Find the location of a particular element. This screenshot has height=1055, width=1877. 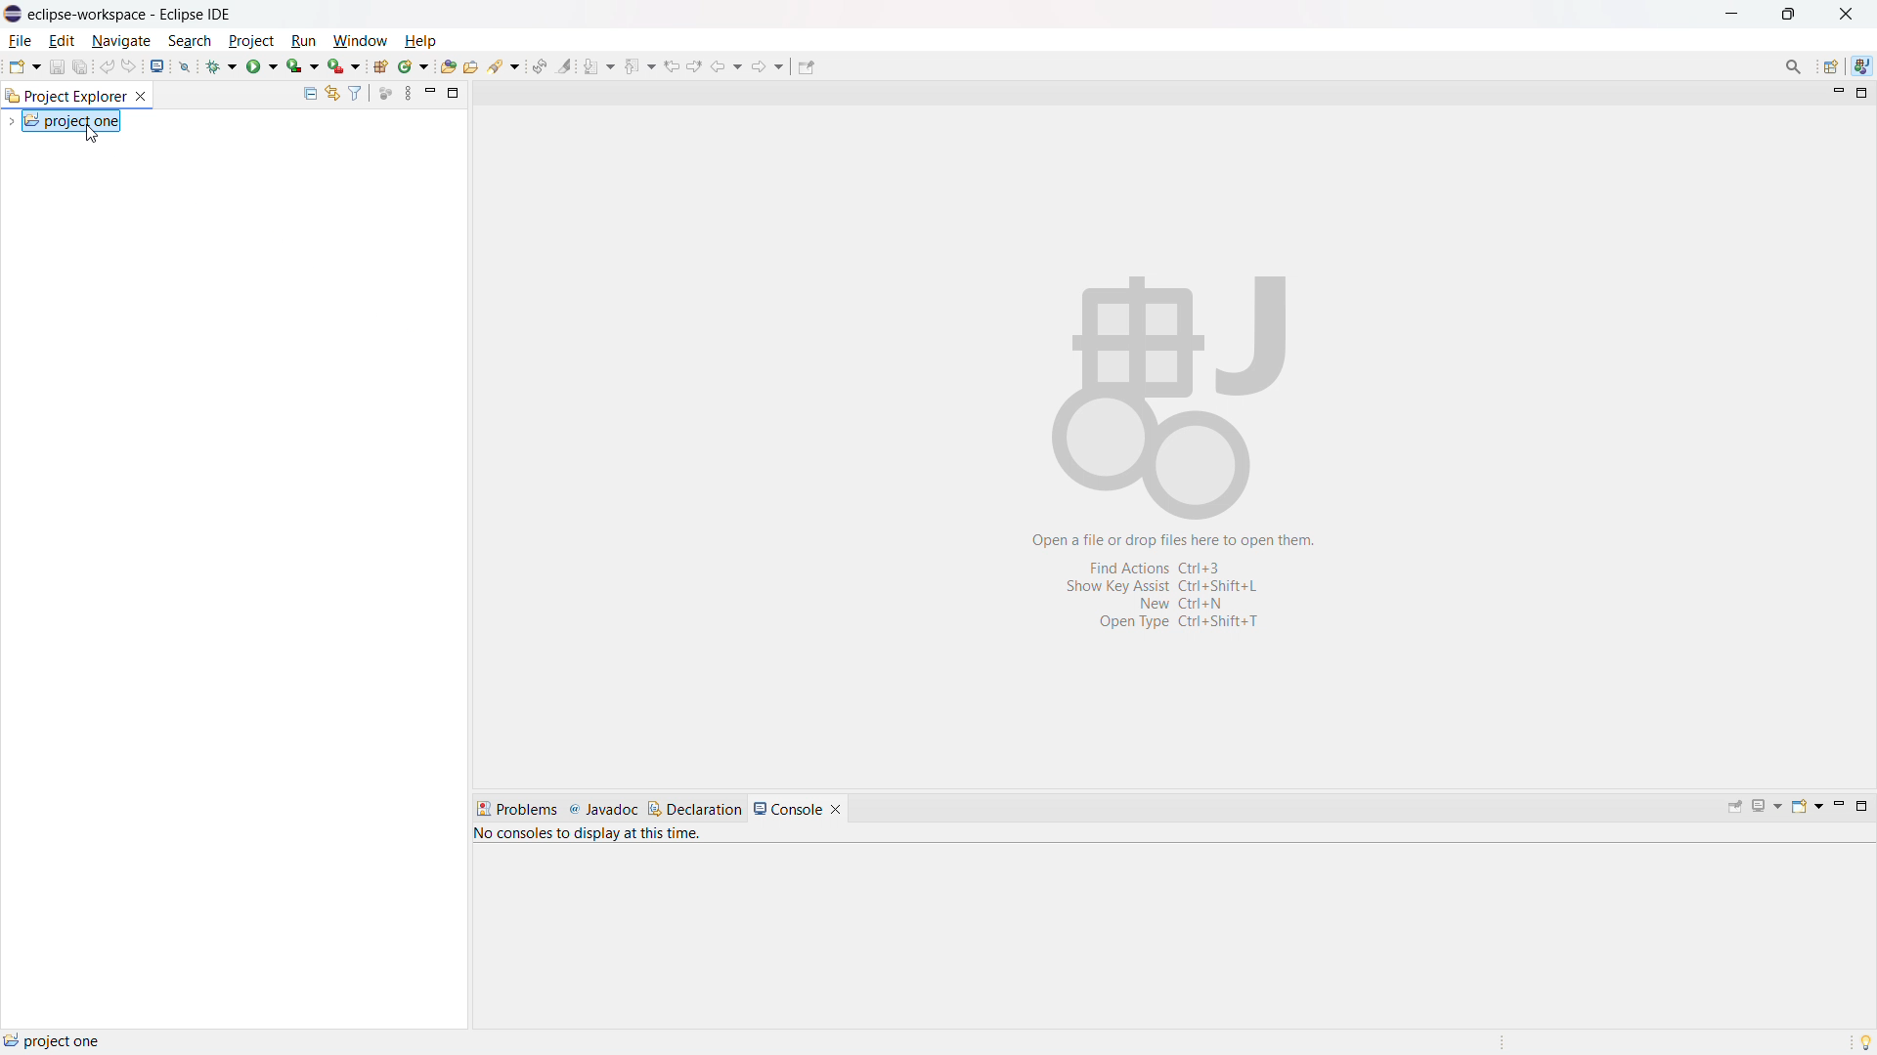

project one is located at coordinates (72, 120).